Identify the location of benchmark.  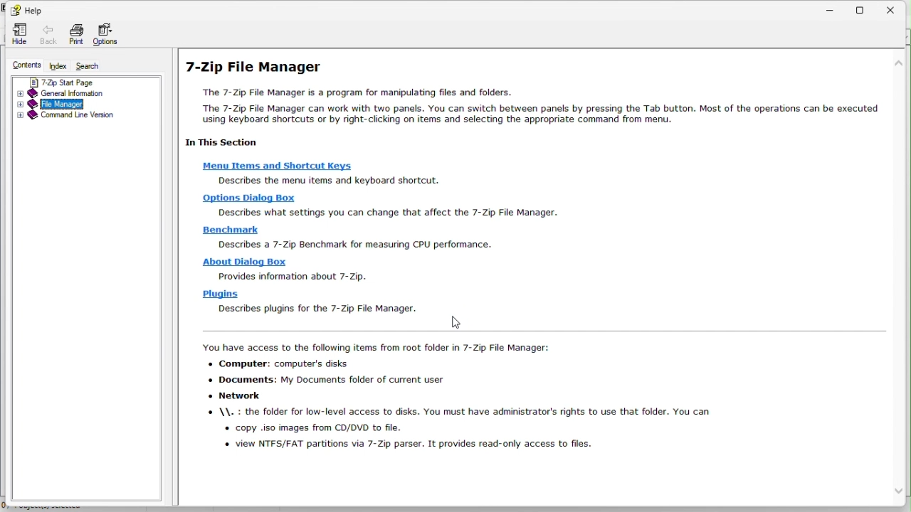
(233, 230).